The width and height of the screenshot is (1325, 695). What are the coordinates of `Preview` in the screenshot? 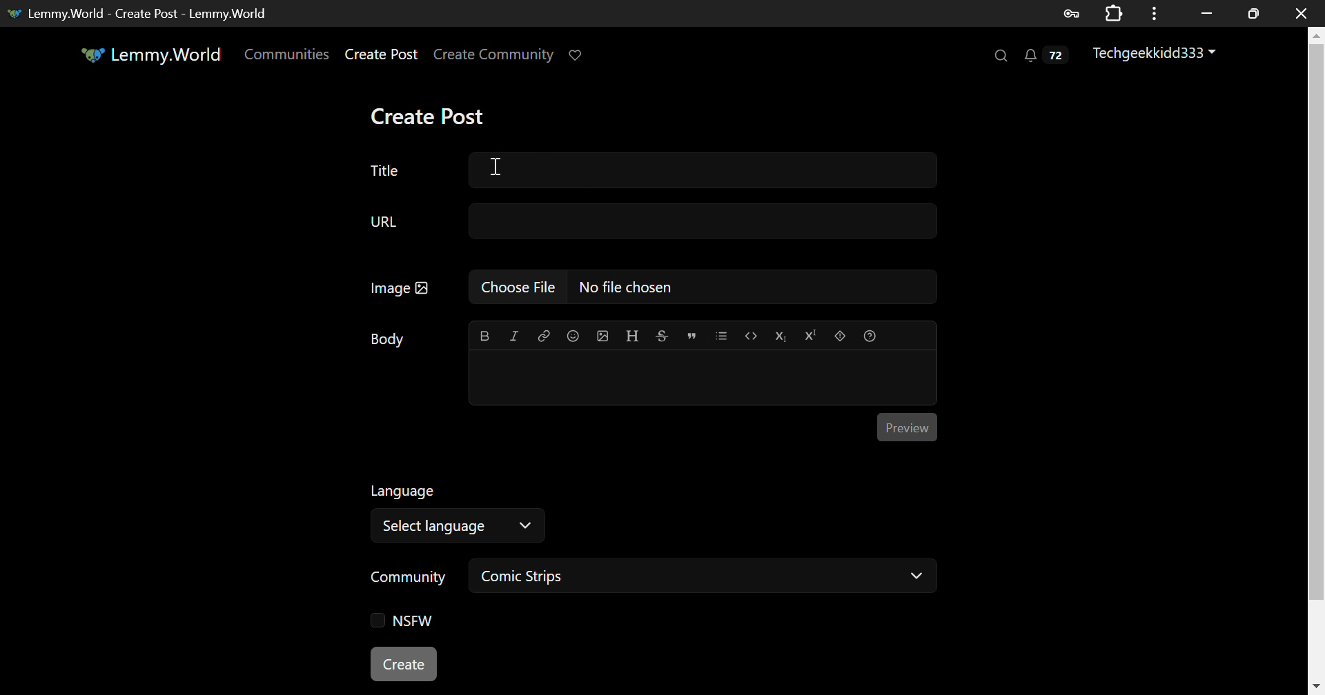 It's located at (905, 425).